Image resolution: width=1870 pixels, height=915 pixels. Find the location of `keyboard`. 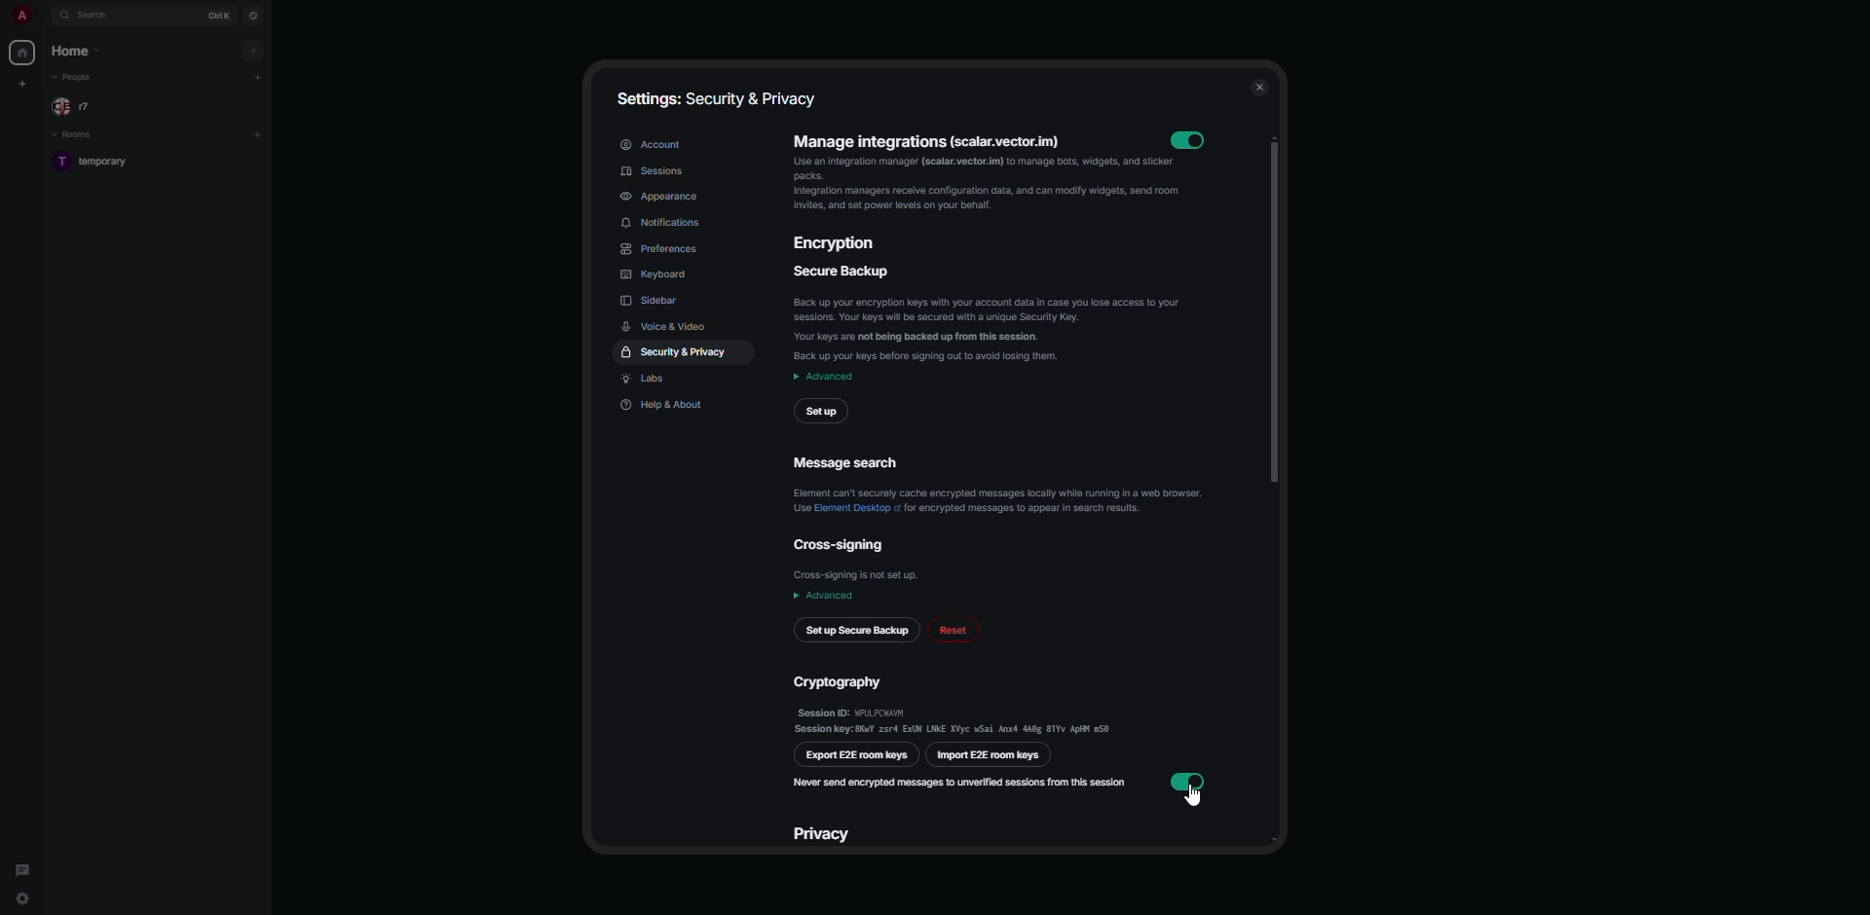

keyboard is located at coordinates (654, 274).